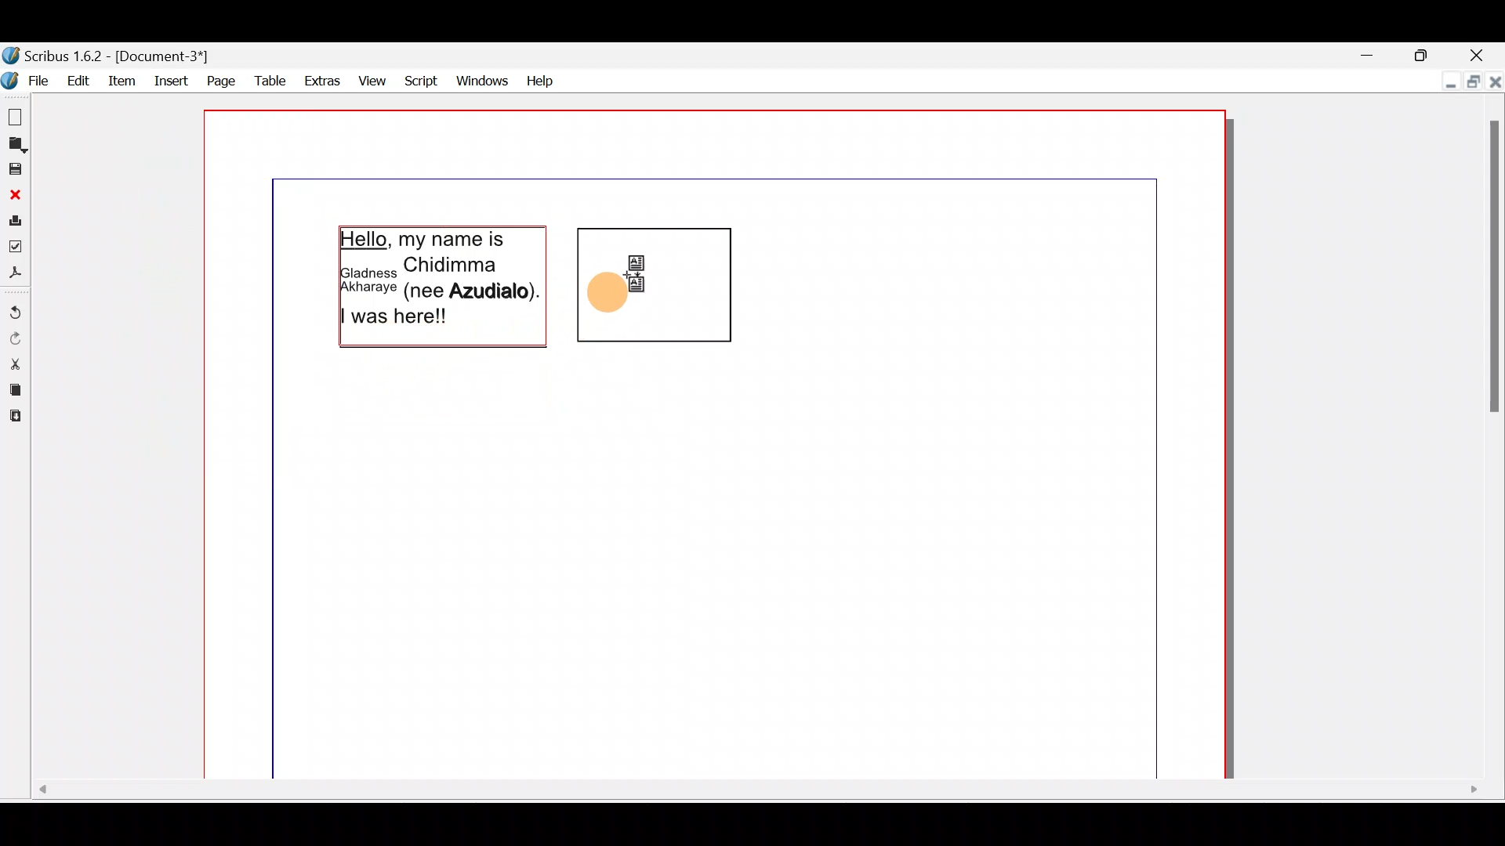  I want to click on Document name, so click(118, 56).